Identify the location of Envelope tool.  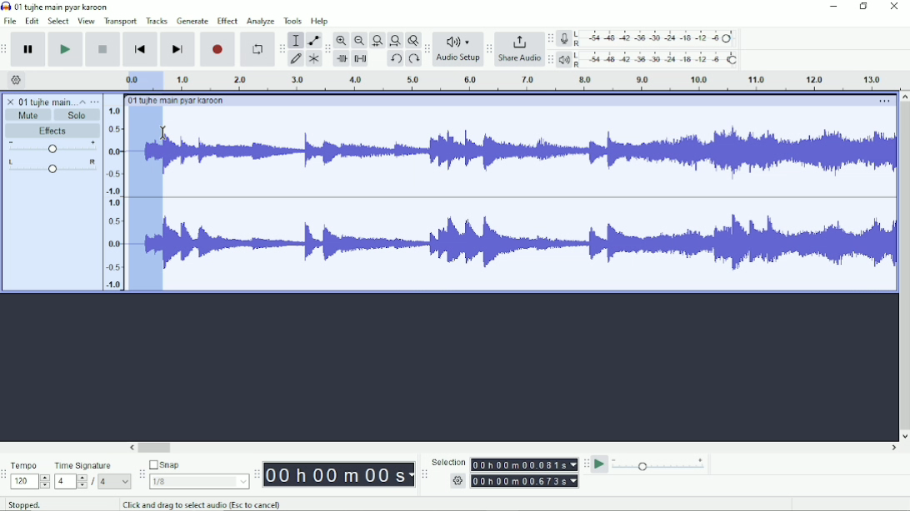
(312, 41).